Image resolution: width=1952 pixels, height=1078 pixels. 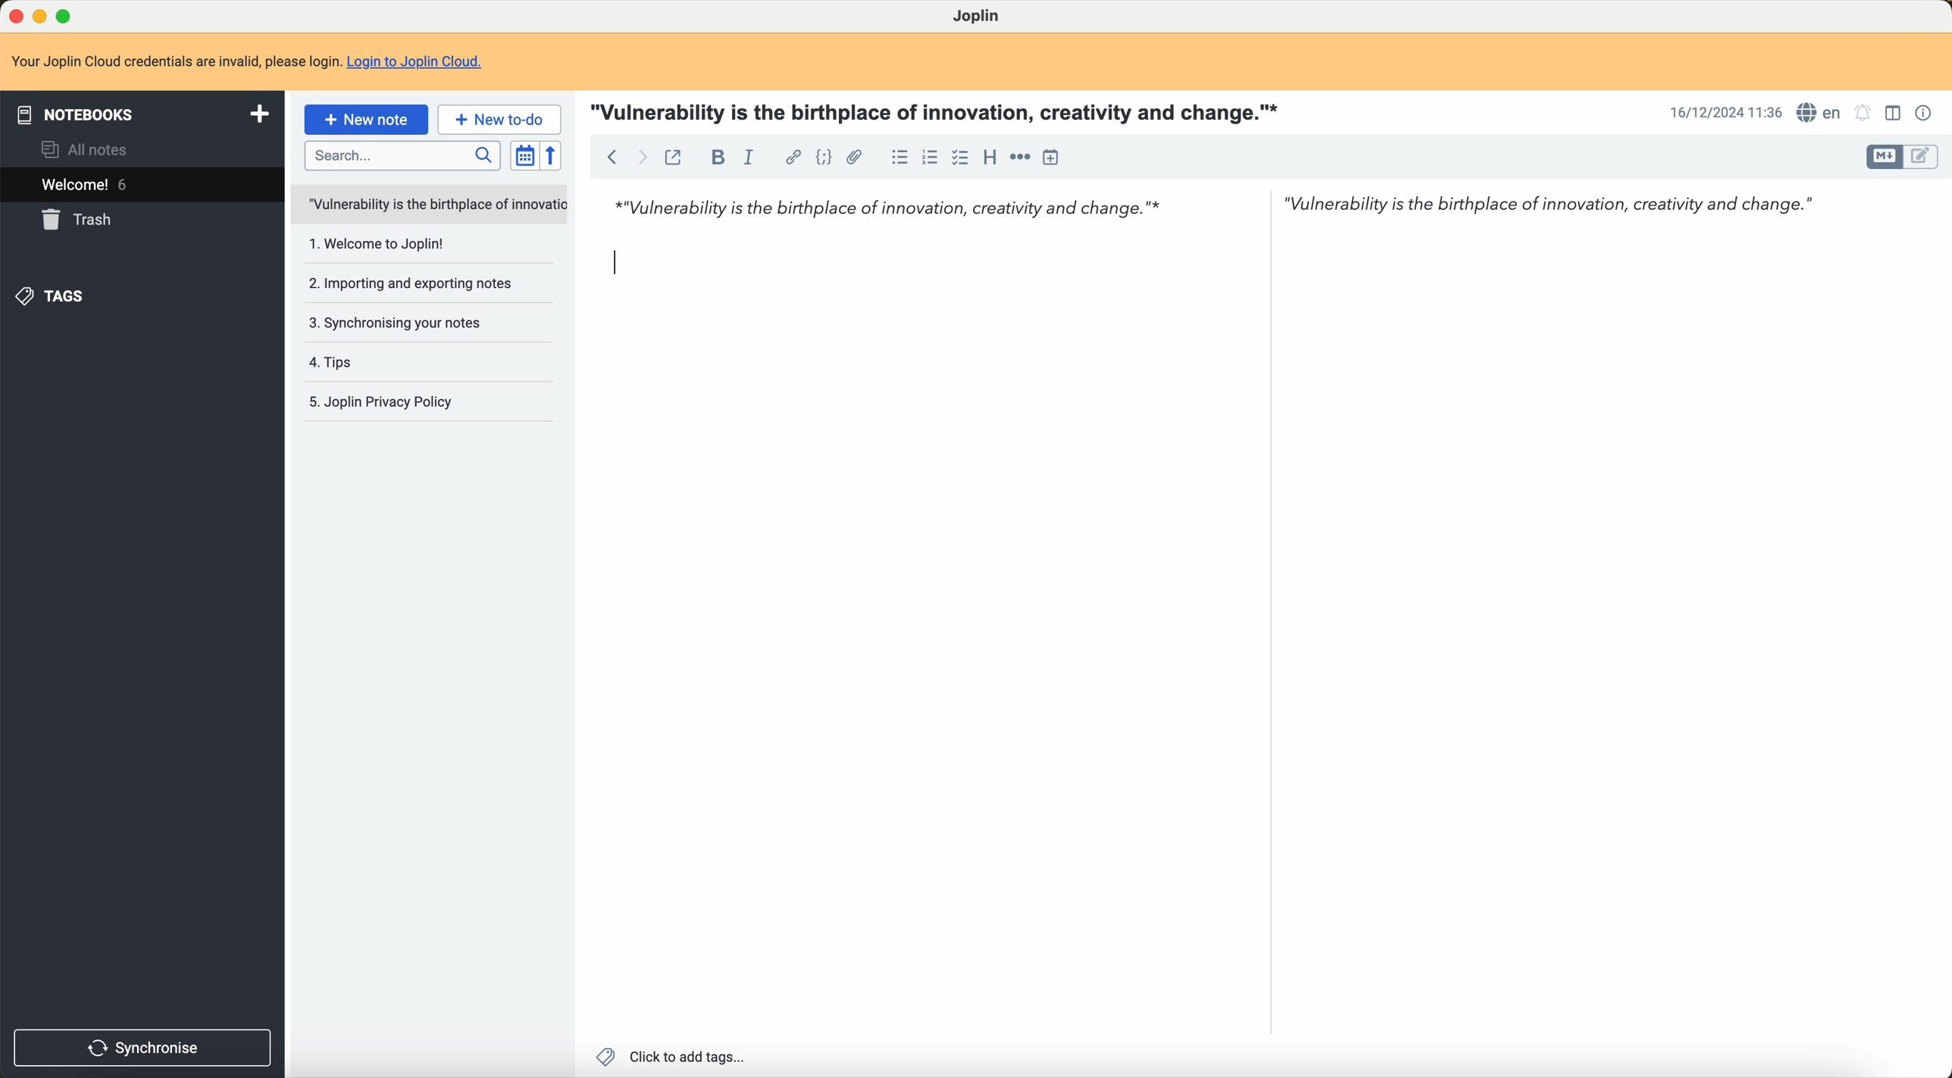 I want to click on reverse sort order, so click(x=552, y=155).